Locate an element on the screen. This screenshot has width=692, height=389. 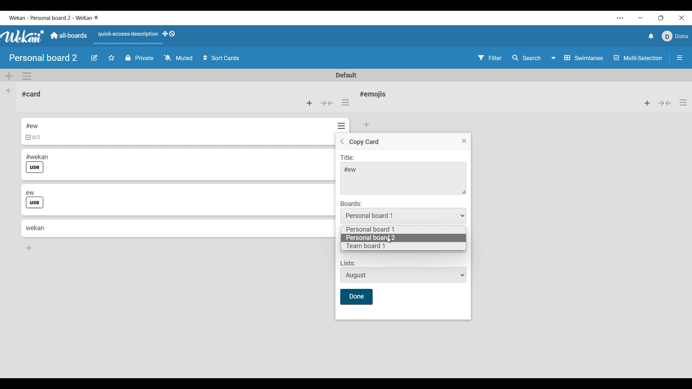
Notifications  is located at coordinates (651, 36).